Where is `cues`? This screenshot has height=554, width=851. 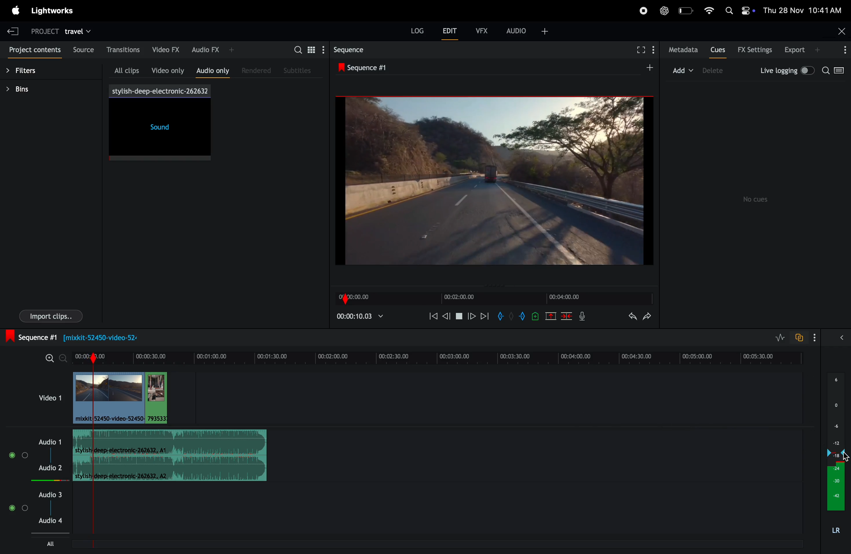 cues is located at coordinates (717, 50).